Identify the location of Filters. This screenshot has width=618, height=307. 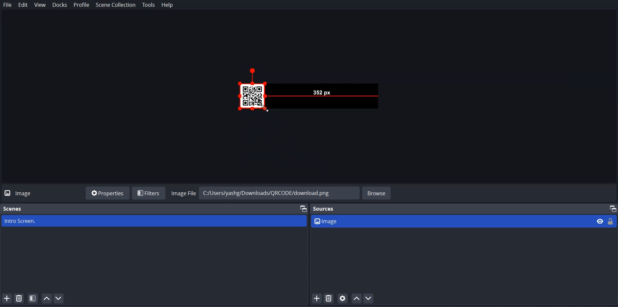
(148, 193).